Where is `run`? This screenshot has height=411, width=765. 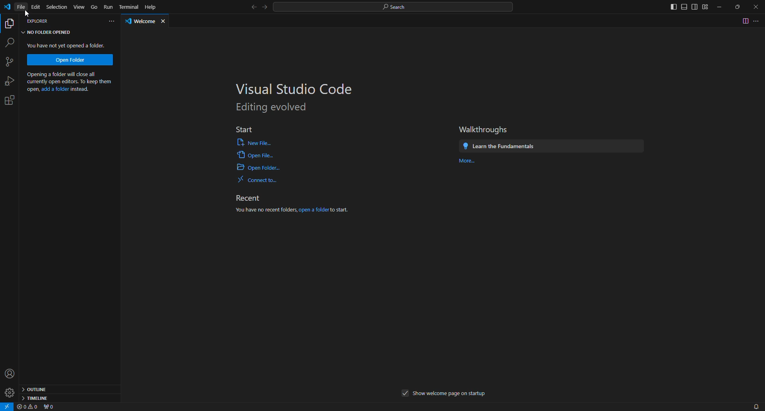
run is located at coordinates (109, 7).